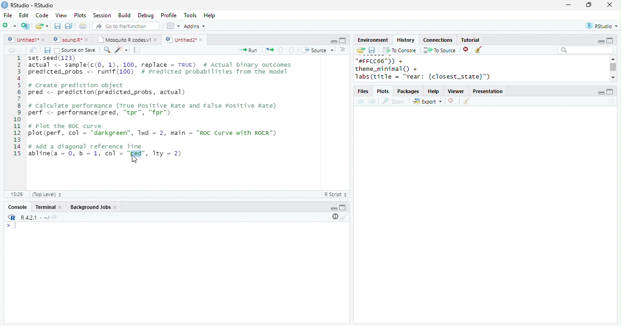 This screenshot has height=326, width=621. What do you see at coordinates (137, 49) in the screenshot?
I see `compile report` at bounding box center [137, 49].